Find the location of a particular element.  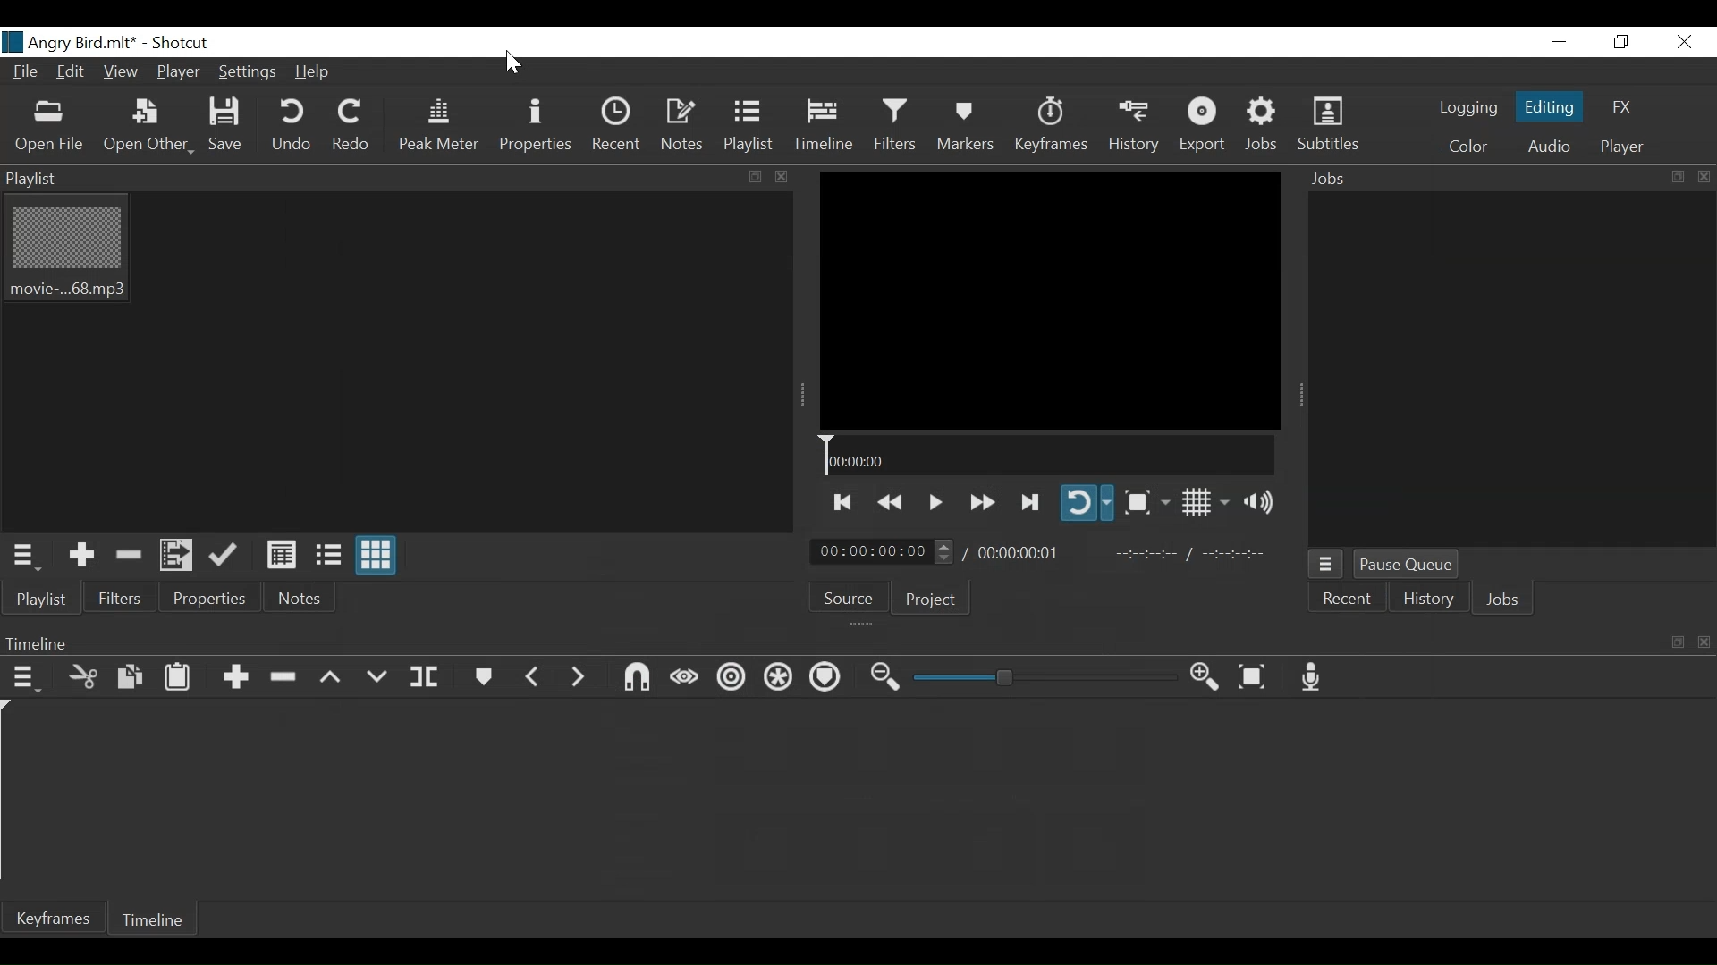

Paste is located at coordinates (180, 676).